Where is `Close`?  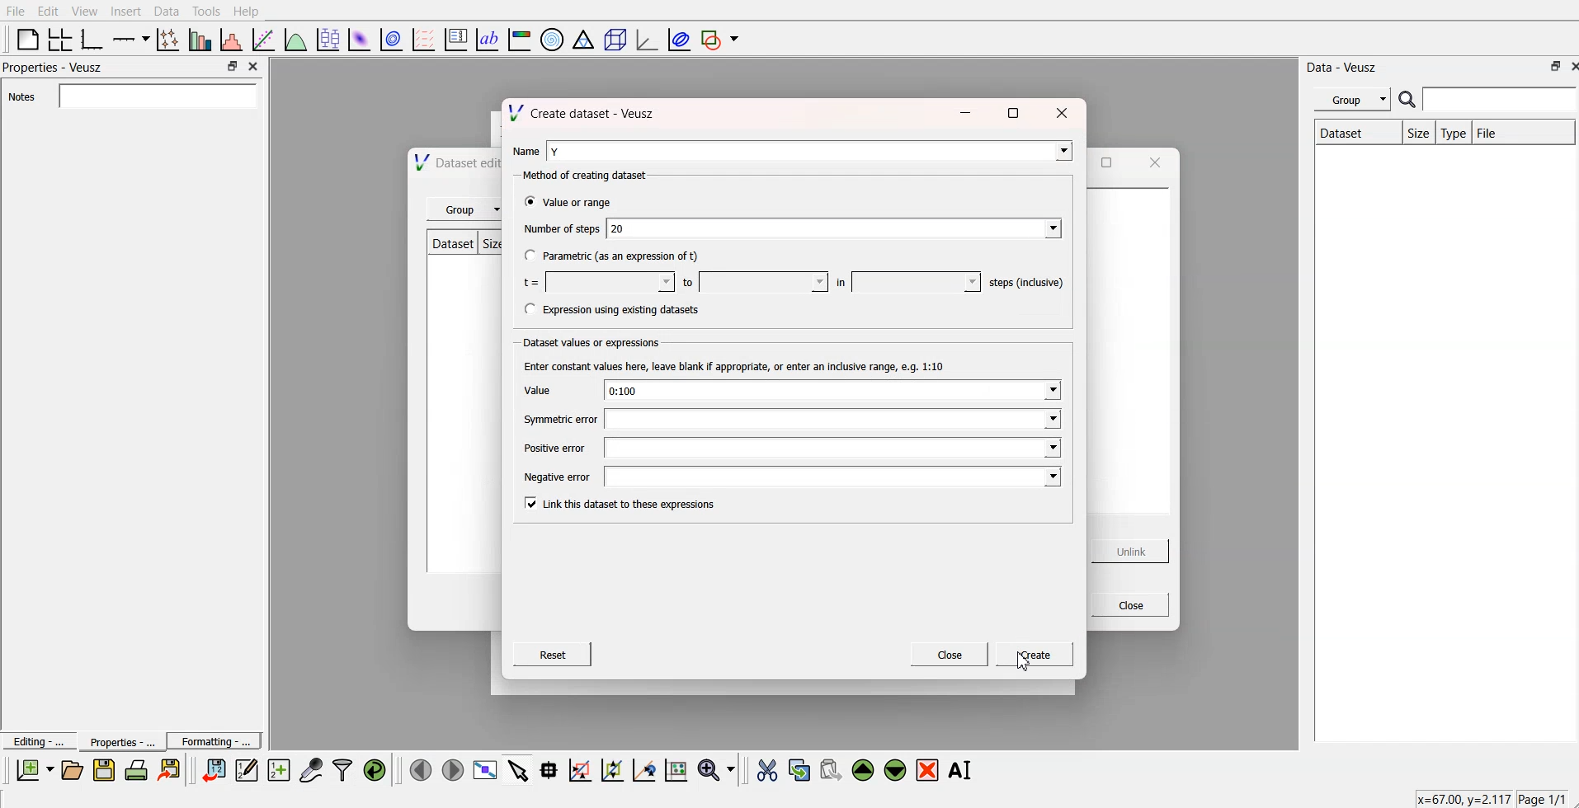 Close is located at coordinates (1569, 66).